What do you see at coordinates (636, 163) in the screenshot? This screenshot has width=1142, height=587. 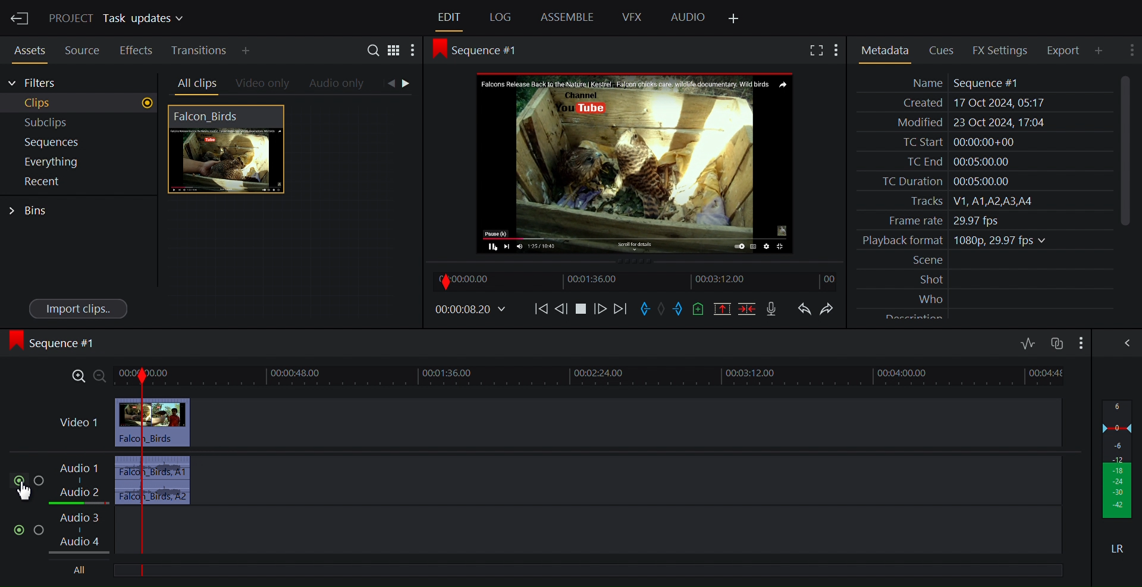 I see `Media viewer` at bounding box center [636, 163].